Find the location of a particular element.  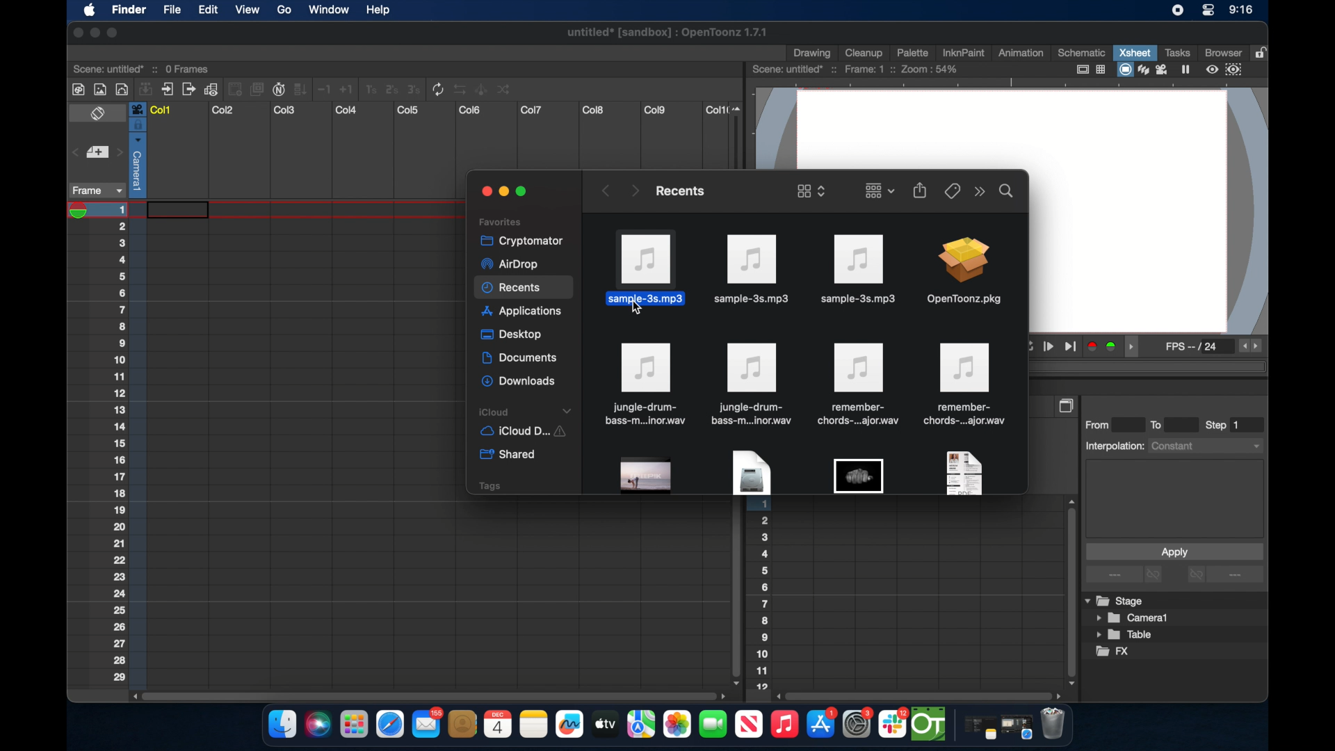

cursor is located at coordinates (638, 311).